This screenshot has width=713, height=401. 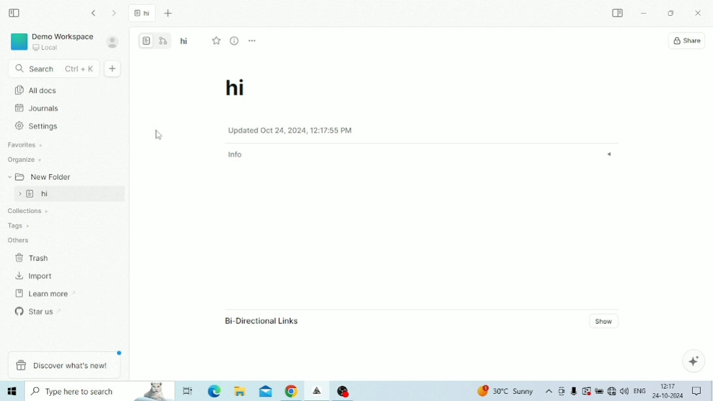 I want to click on Others, so click(x=19, y=239).